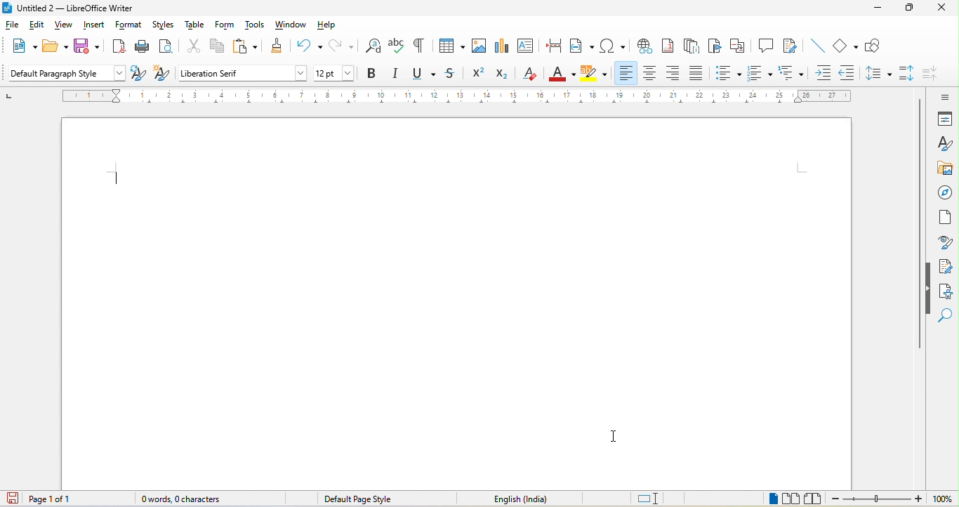 The height and width of the screenshot is (507, 959). What do you see at coordinates (191, 49) in the screenshot?
I see `cut` at bounding box center [191, 49].